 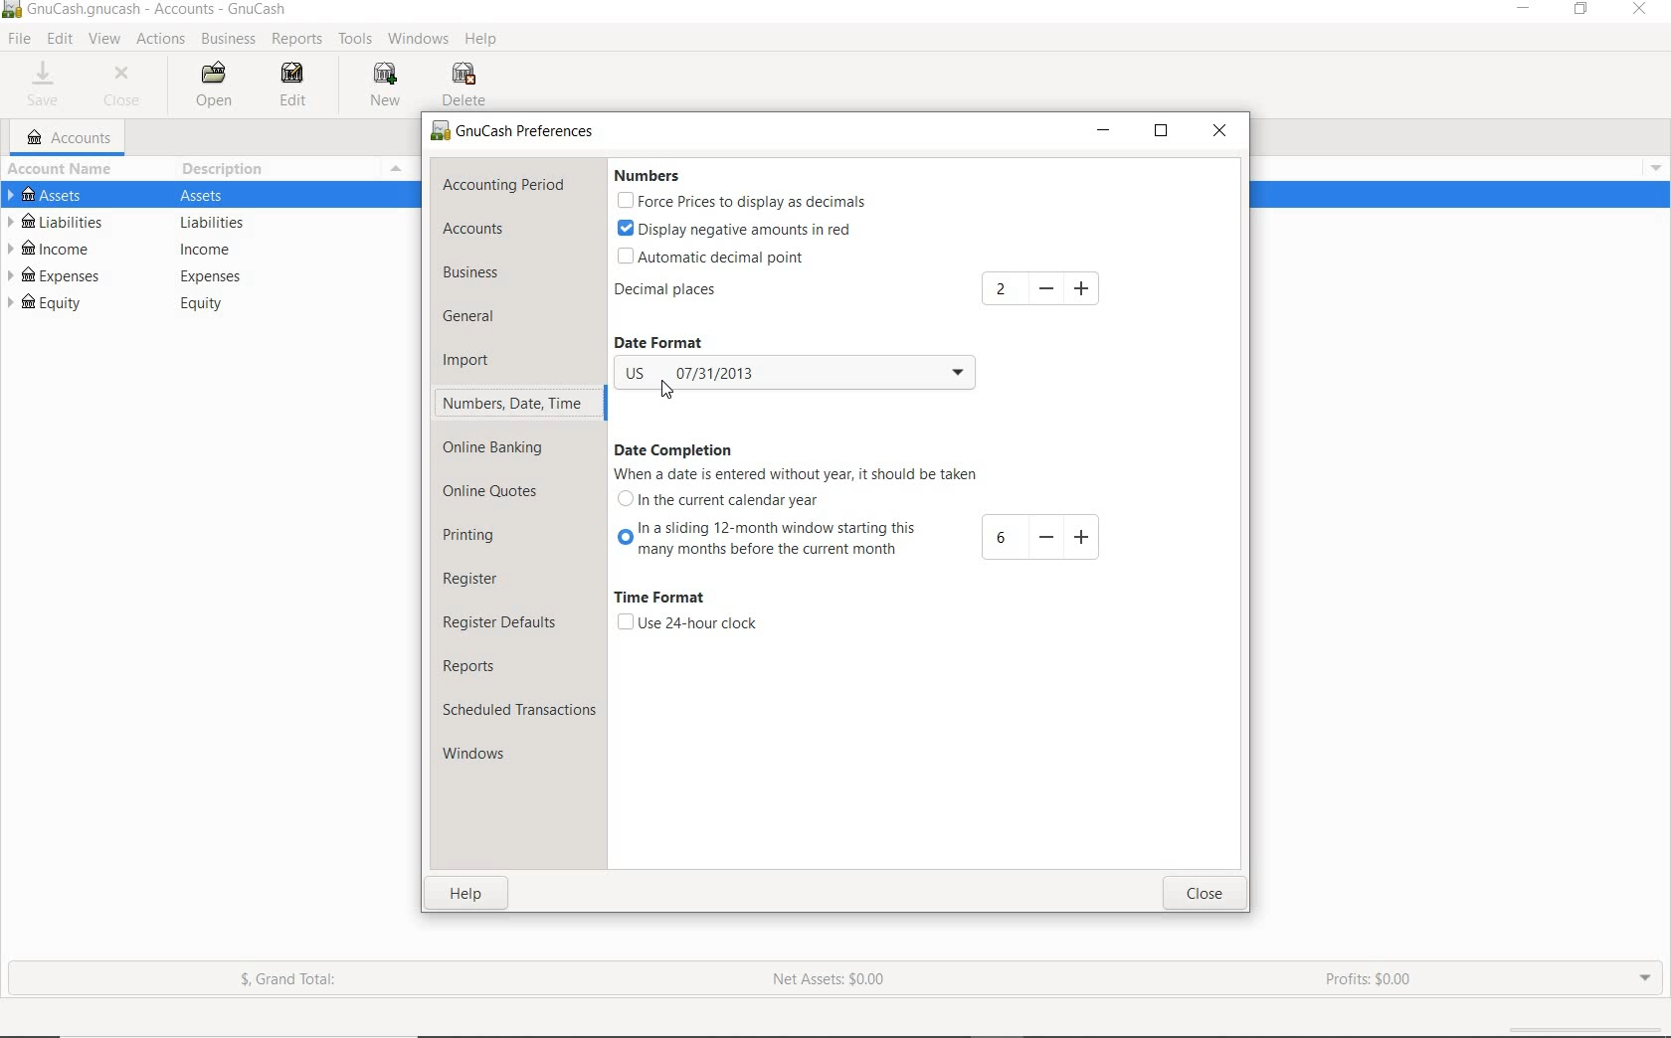 What do you see at coordinates (297, 40) in the screenshot?
I see `REPORTS` at bounding box center [297, 40].